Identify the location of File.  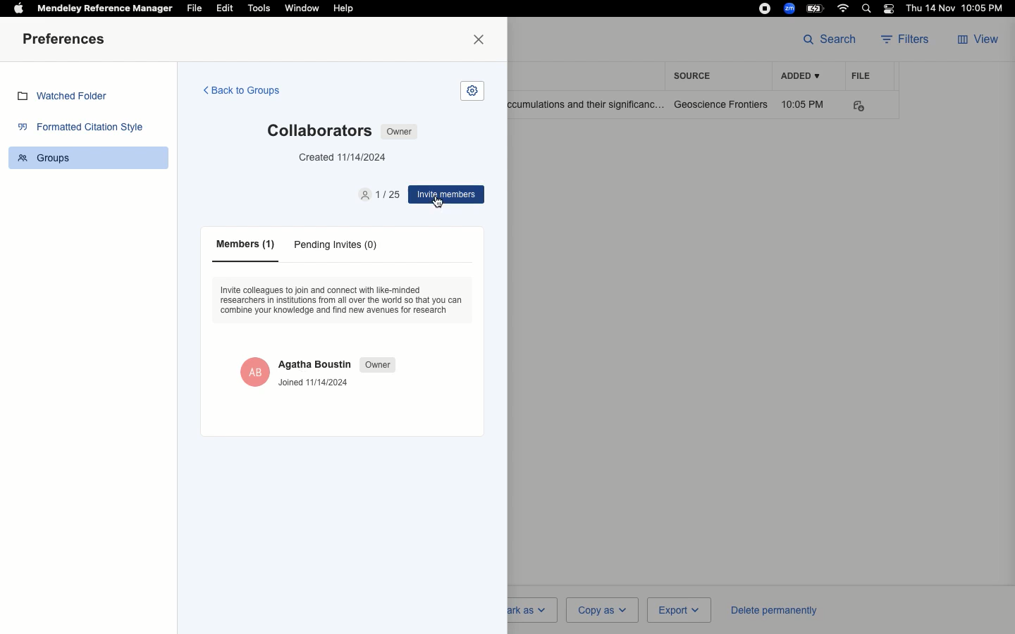
(861, 75).